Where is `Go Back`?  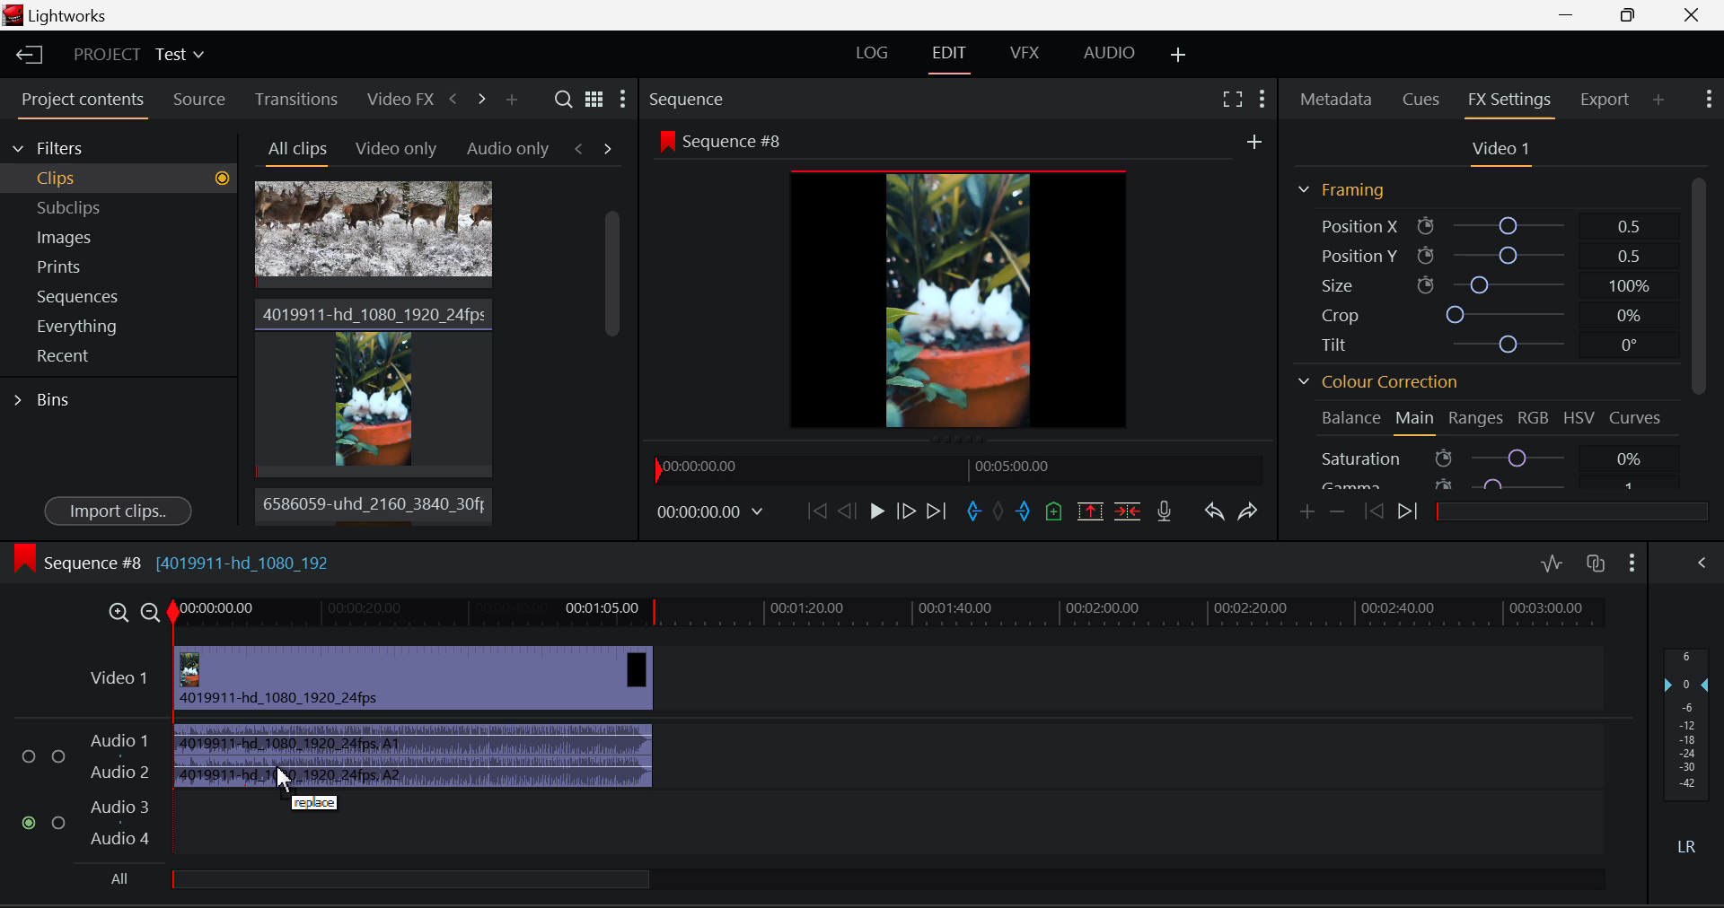 Go Back is located at coordinates (846, 509).